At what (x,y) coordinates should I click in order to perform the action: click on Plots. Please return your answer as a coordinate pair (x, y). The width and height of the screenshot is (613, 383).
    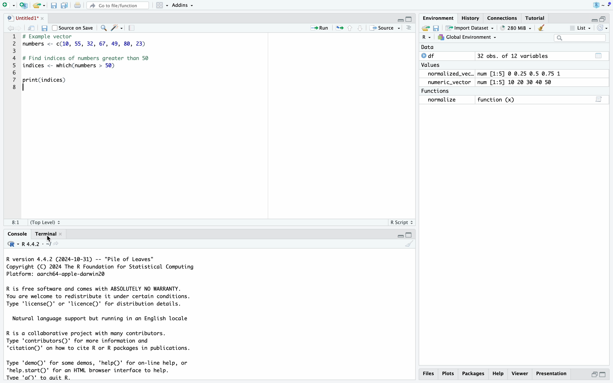
    Looking at the image, I should click on (450, 373).